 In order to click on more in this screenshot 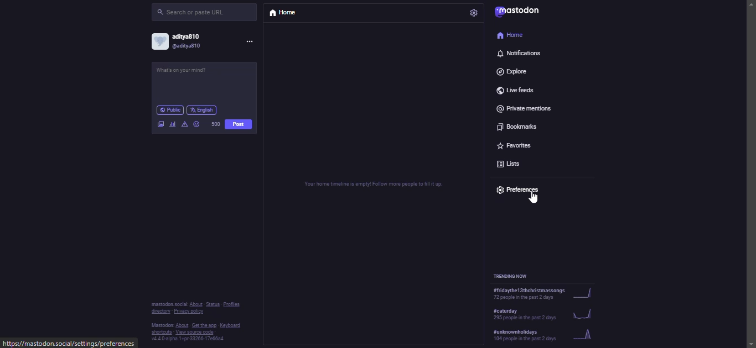, I will do `click(248, 42)`.